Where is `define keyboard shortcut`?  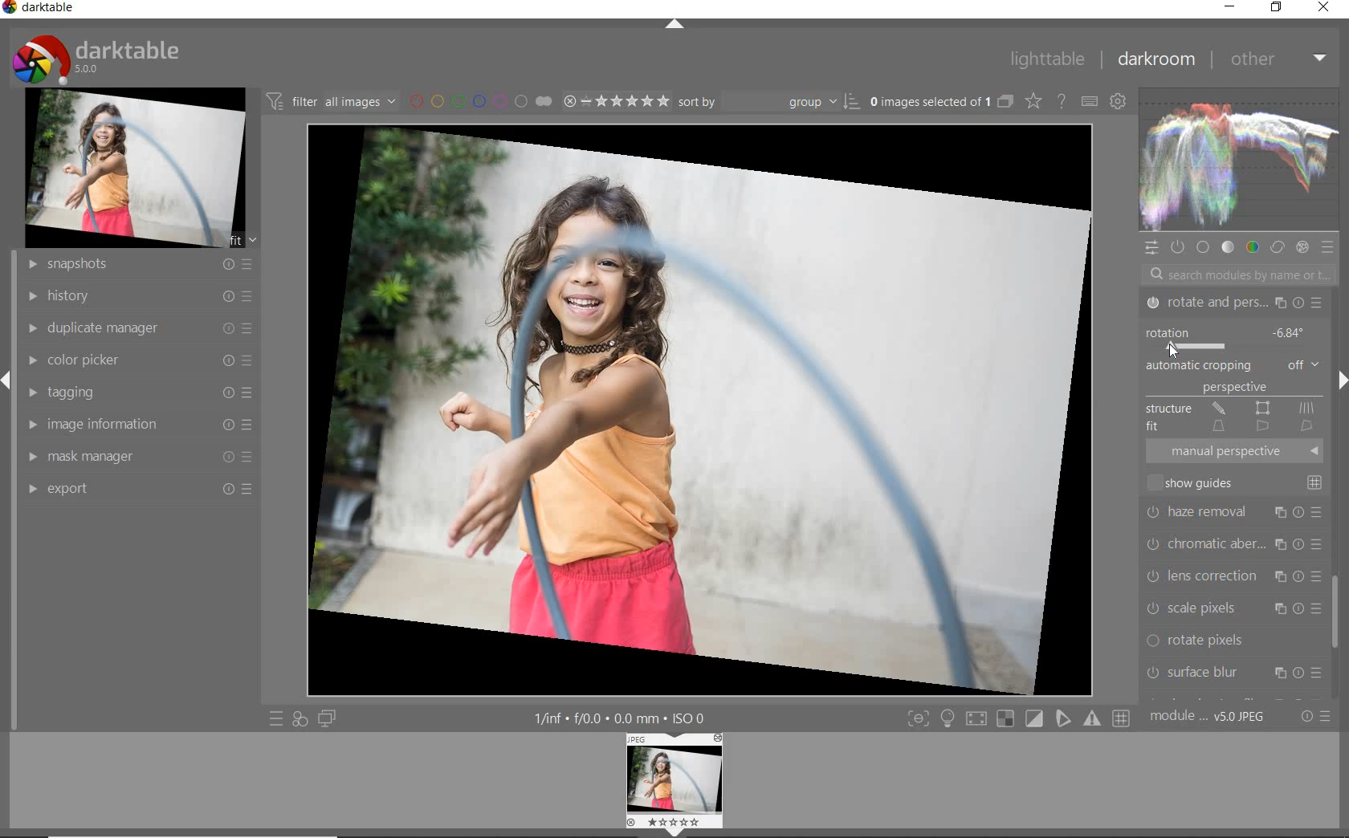 define keyboard shortcut is located at coordinates (1090, 102).